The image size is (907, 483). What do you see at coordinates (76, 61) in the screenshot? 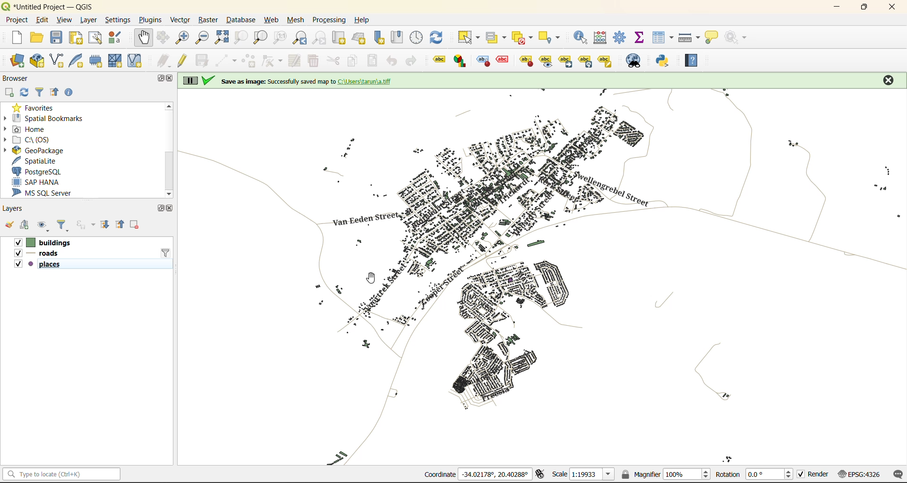
I see `new spatialite` at bounding box center [76, 61].